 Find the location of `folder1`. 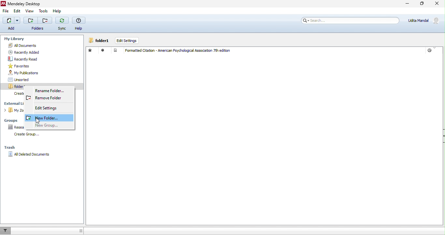

folder1 is located at coordinates (13, 86).